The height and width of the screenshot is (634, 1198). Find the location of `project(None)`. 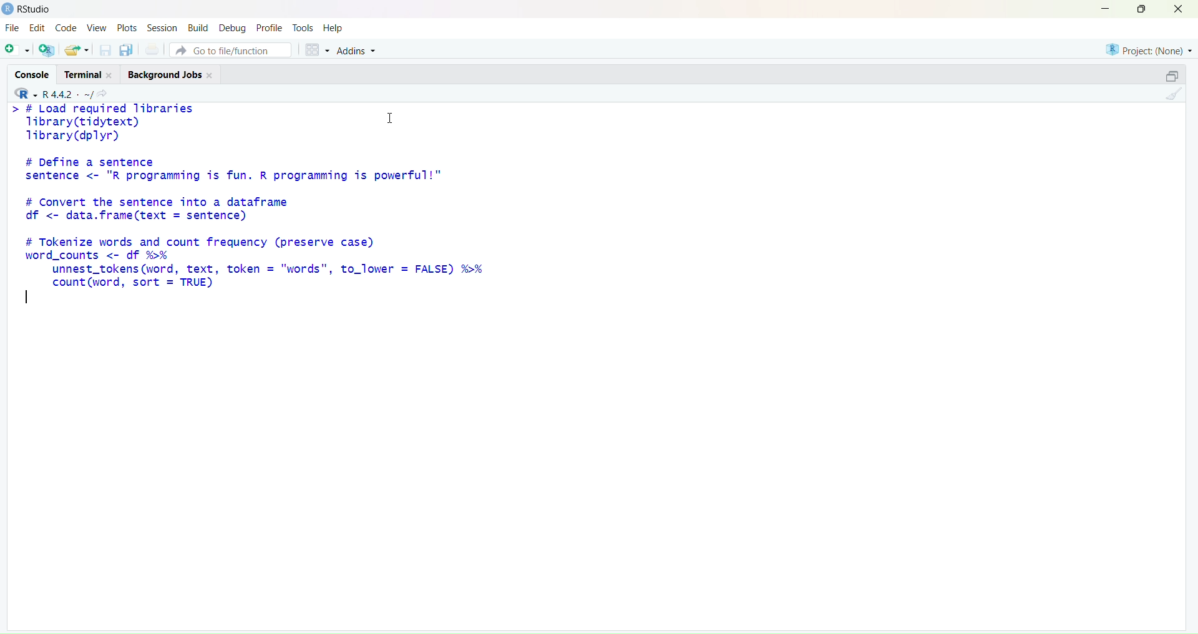

project(None) is located at coordinates (1146, 49).